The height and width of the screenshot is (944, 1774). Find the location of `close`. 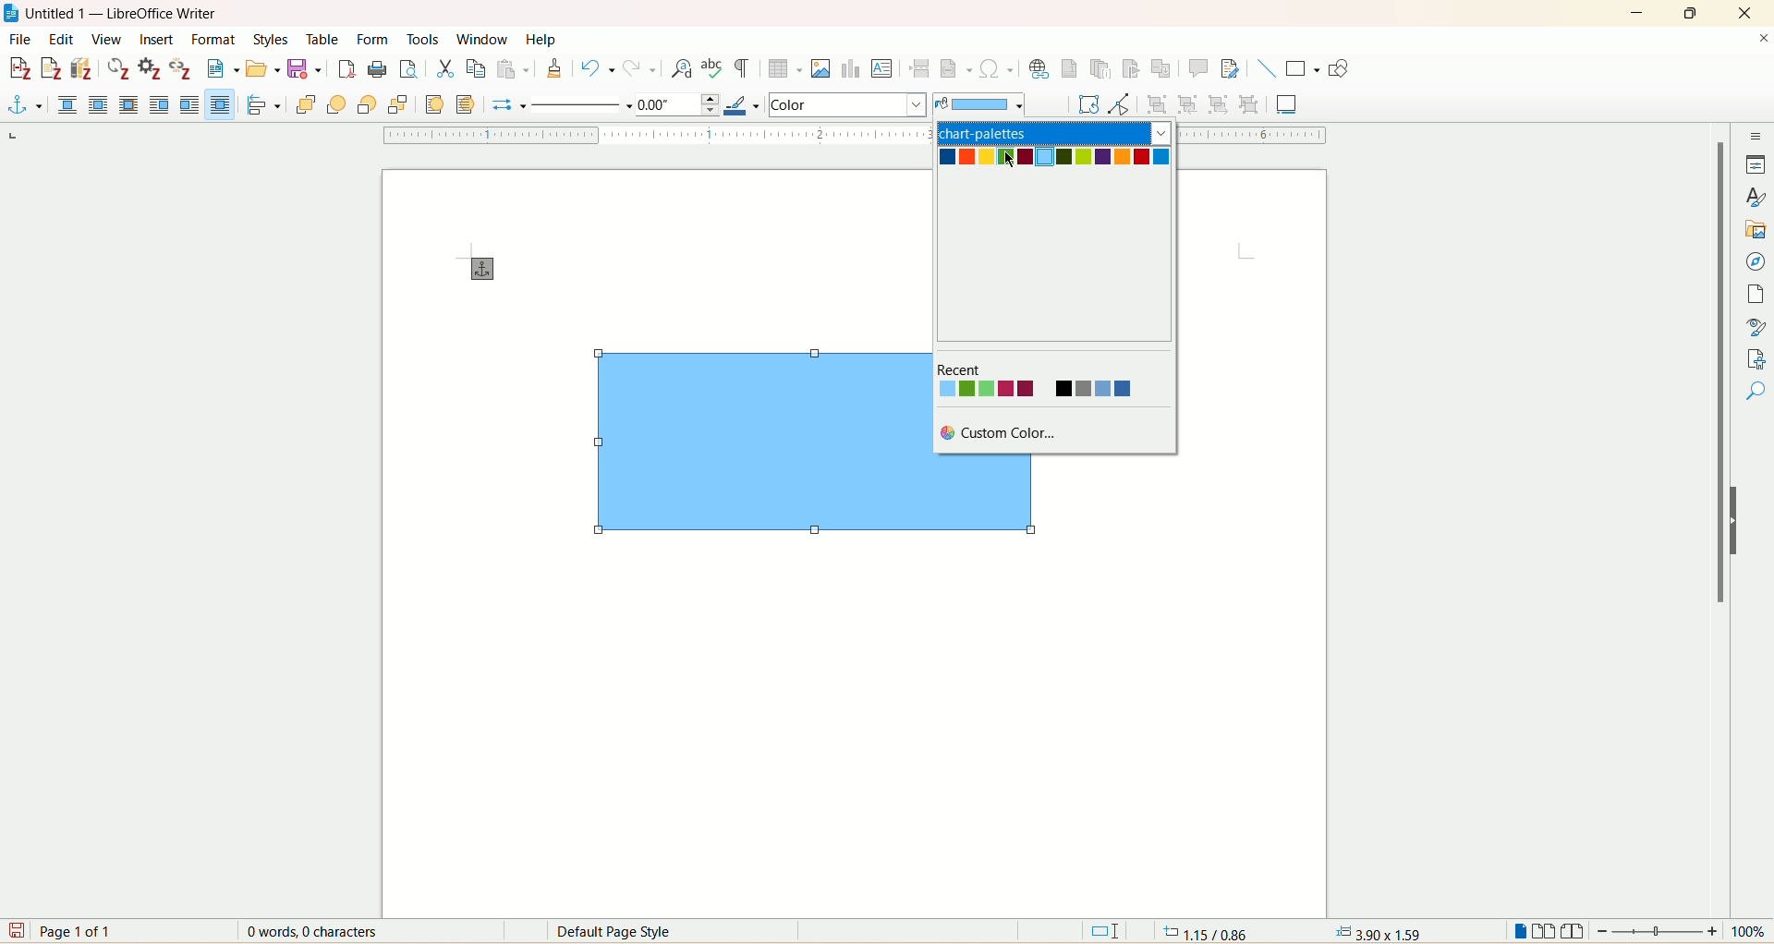

close is located at coordinates (1744, 12).